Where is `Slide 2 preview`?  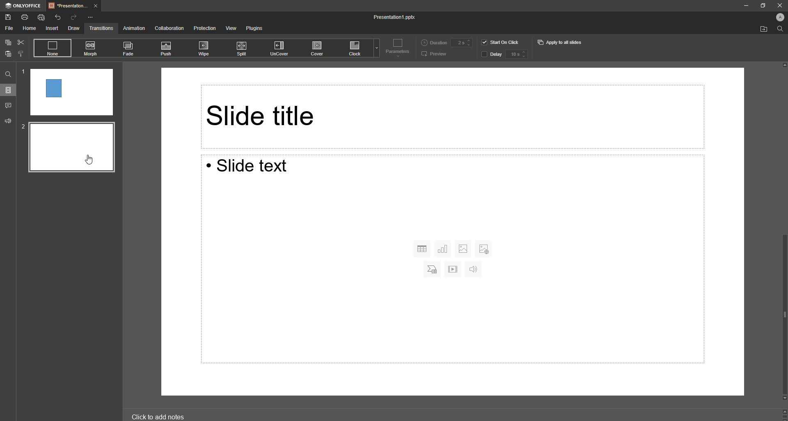 Slide 2 preview is located at coordinates (71, 149).